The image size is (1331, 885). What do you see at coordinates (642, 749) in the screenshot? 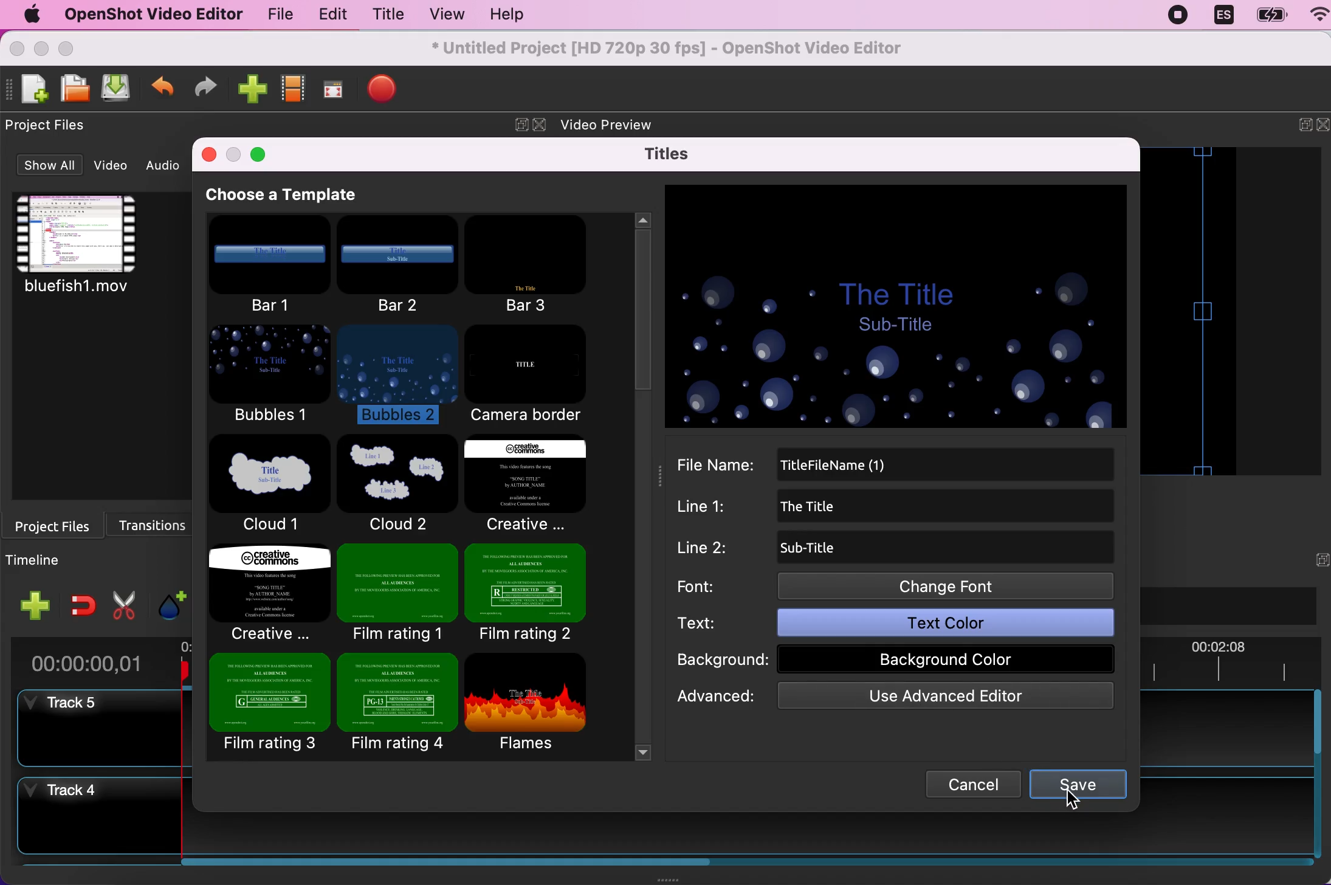
I see `move down` at bounding box center [642, 749].